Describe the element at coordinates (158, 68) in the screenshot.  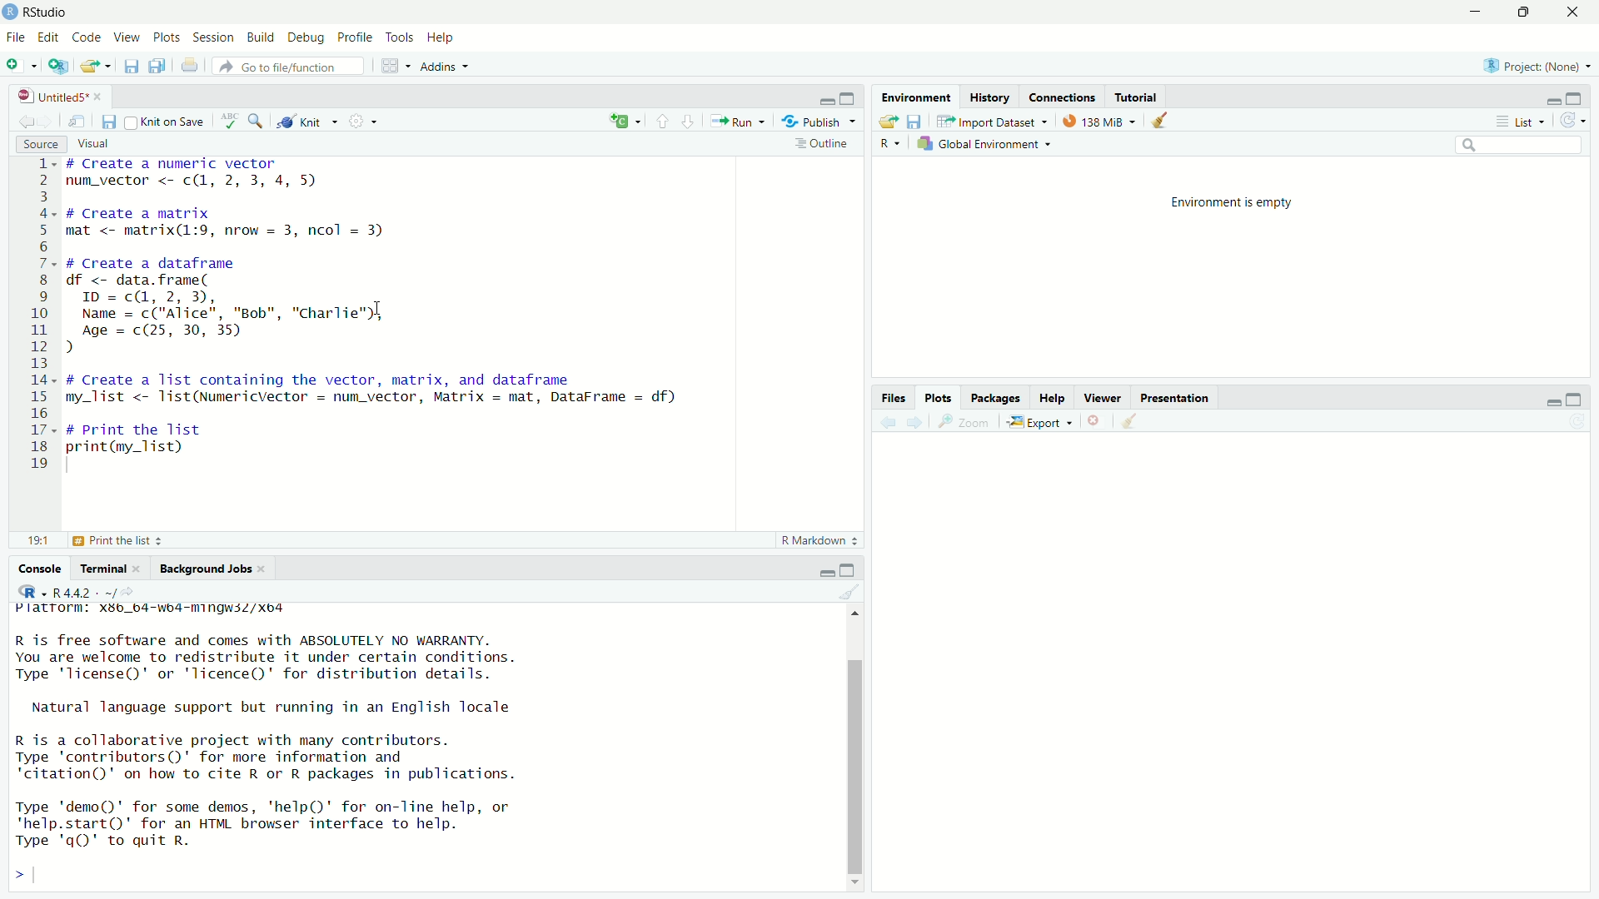
I see `copy` at that location.